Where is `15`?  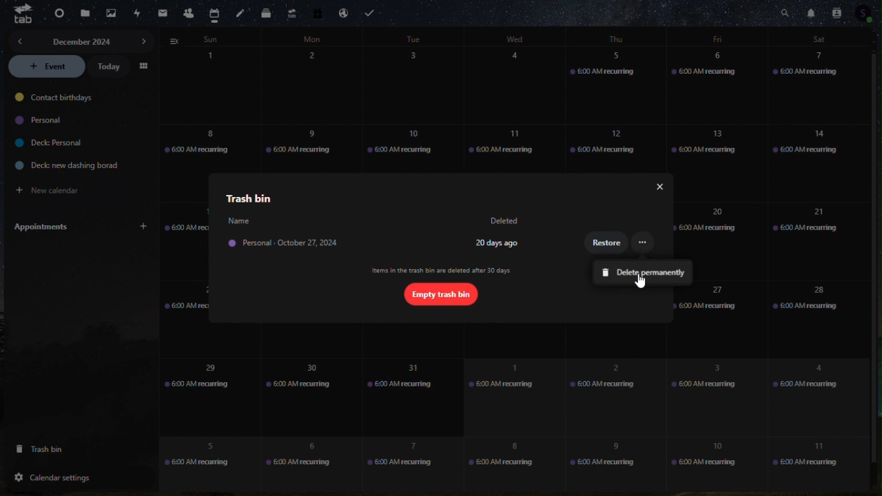 15 is located at coordinates (184, 240).